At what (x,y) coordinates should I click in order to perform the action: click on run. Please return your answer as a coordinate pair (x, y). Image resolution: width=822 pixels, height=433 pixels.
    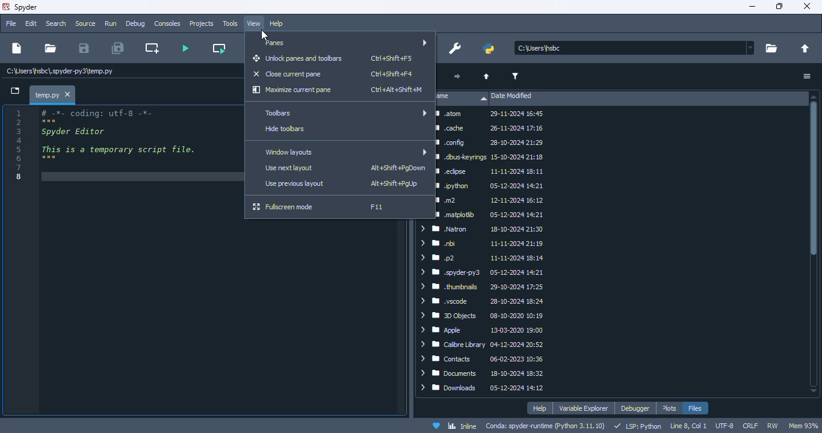
    Looking at the image, I should click on (111, 24).